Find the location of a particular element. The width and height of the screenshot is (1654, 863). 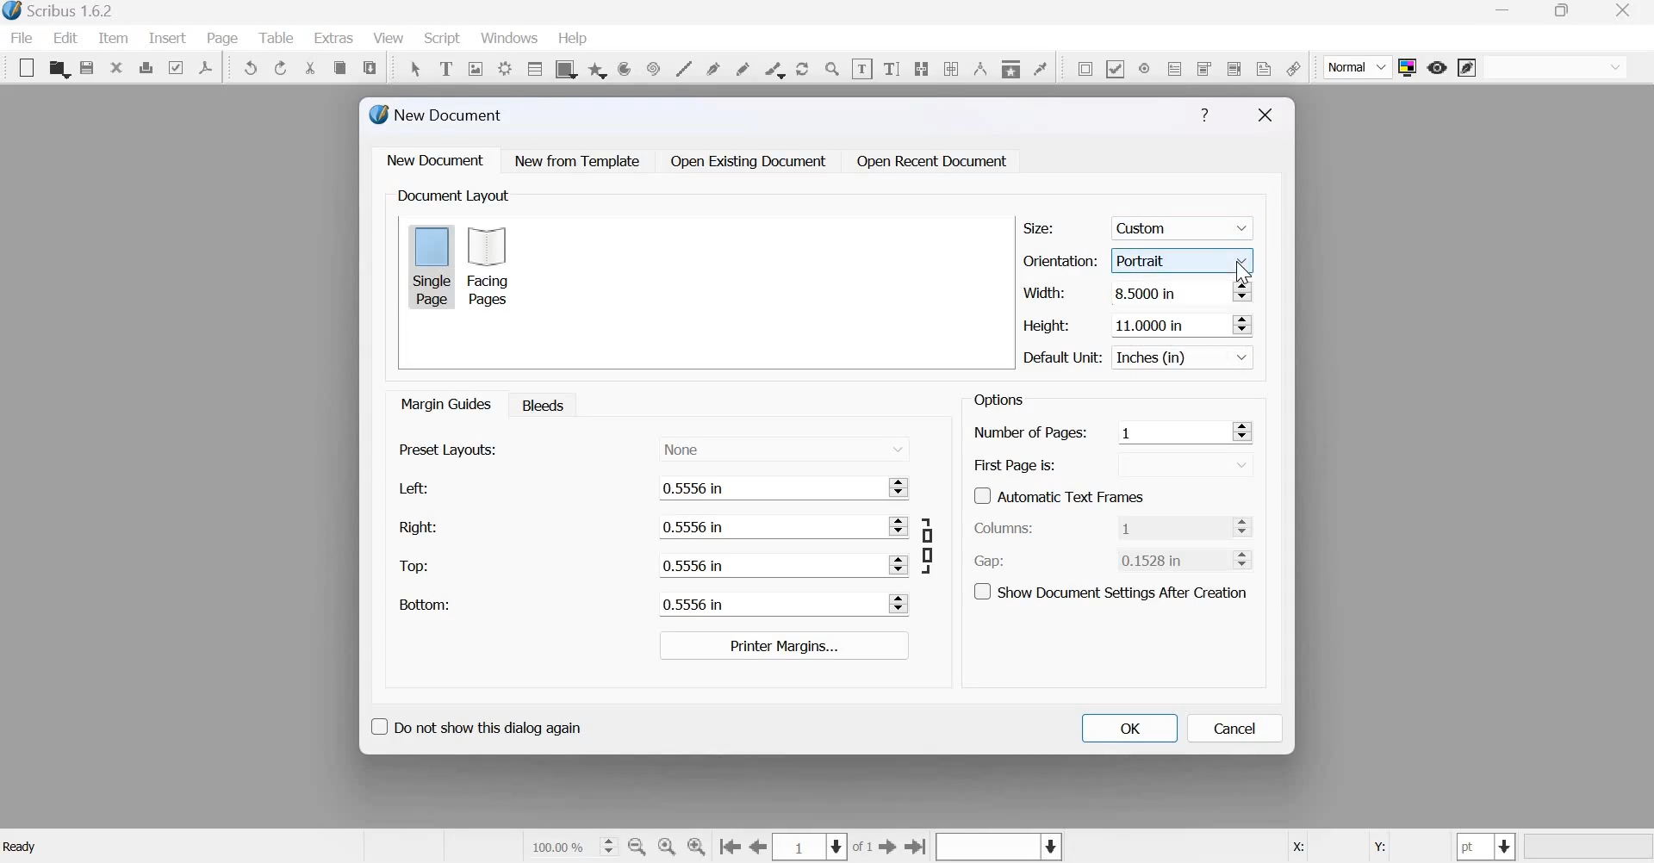

Default Unit:  is located at coordinates (1063, 358).